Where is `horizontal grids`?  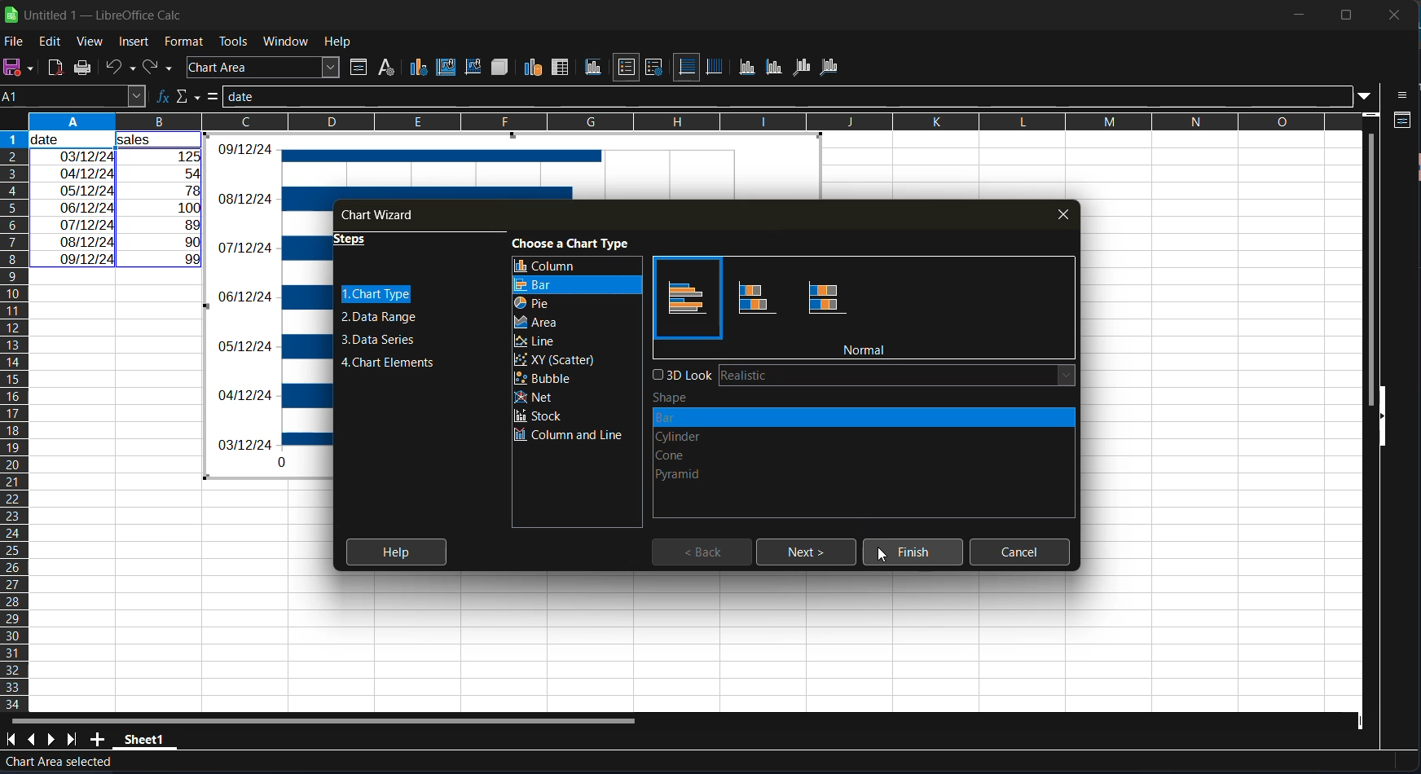 horizontal grids is located at coordinates (687, 67).